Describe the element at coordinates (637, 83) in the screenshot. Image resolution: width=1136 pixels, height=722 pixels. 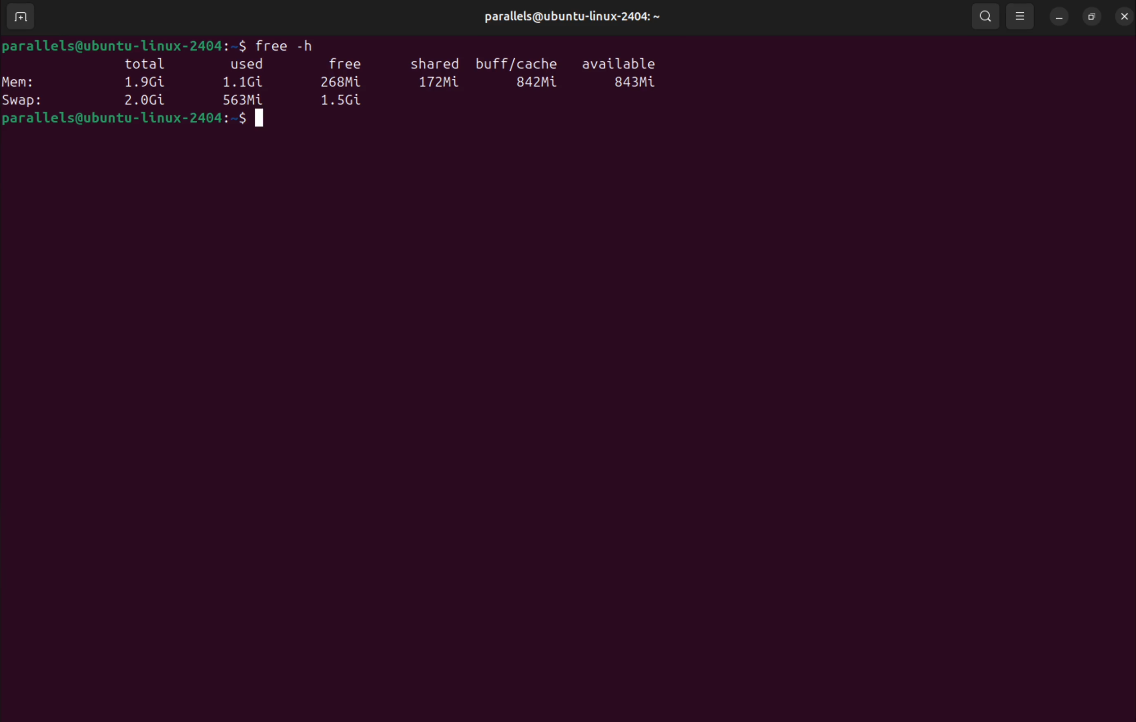
I see `843Mi` at that location.